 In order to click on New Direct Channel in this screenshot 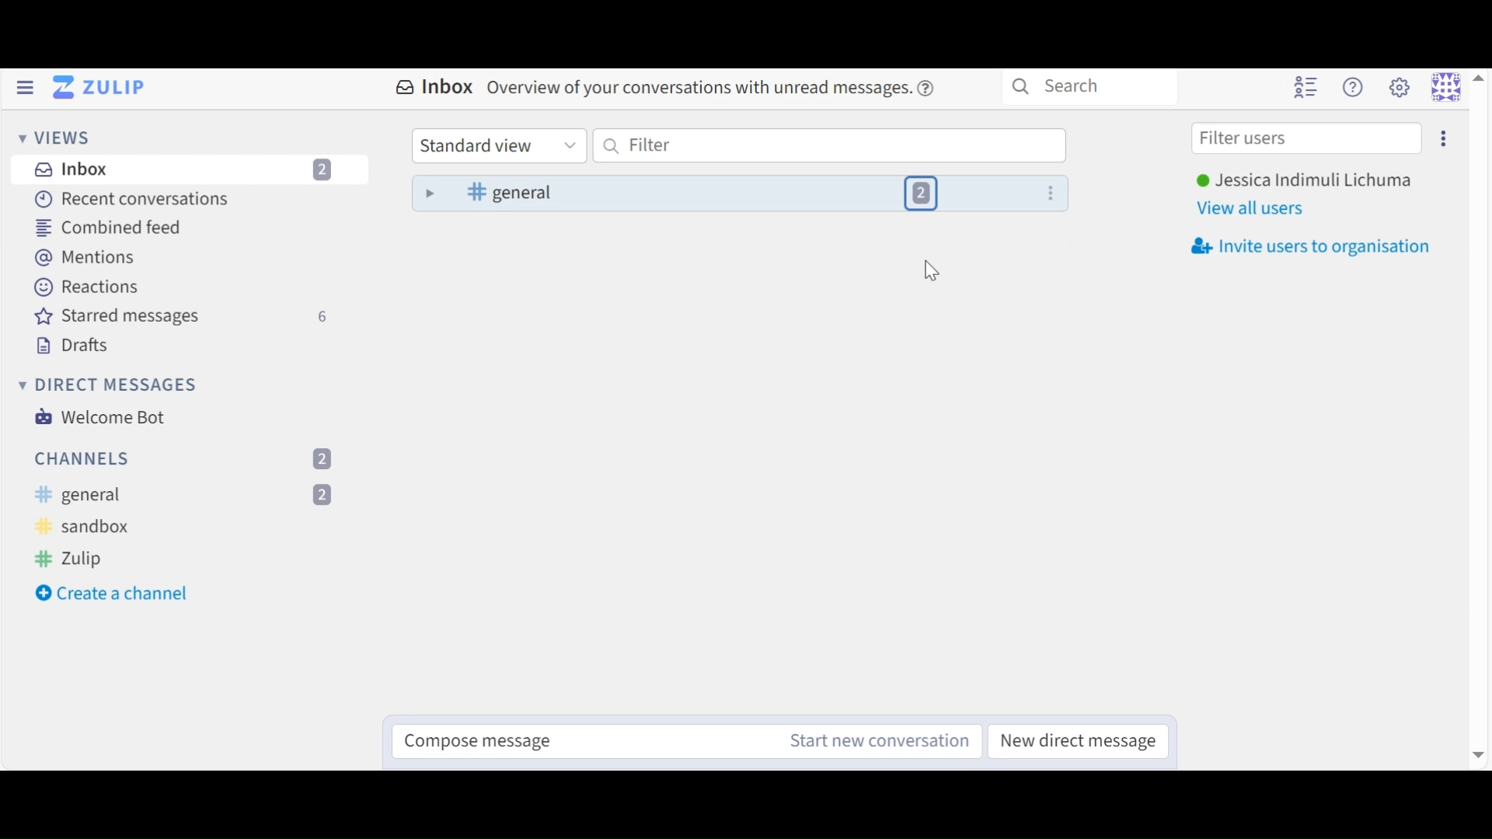, I will do `click(1073, 740)`.